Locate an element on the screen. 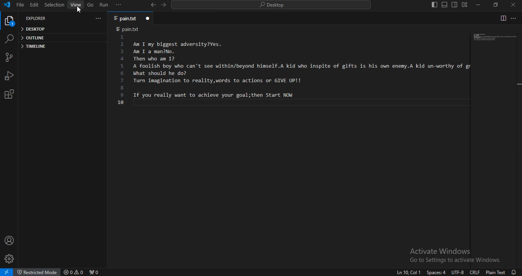 This screenshot has height=276, width=522. source control is located at coordinates (8, 57).